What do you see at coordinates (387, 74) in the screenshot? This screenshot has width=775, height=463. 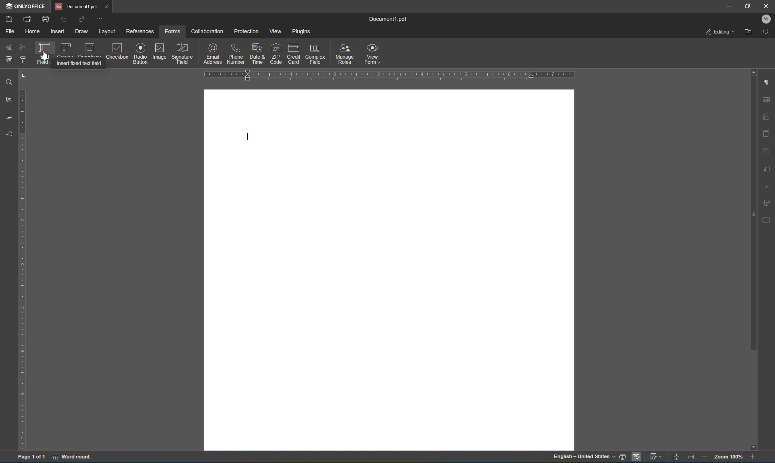 I see `ruler` at bounding box center [387, 74].